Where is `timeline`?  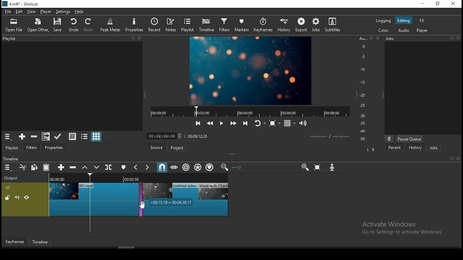
timeline is located at coordinates (206, 25).